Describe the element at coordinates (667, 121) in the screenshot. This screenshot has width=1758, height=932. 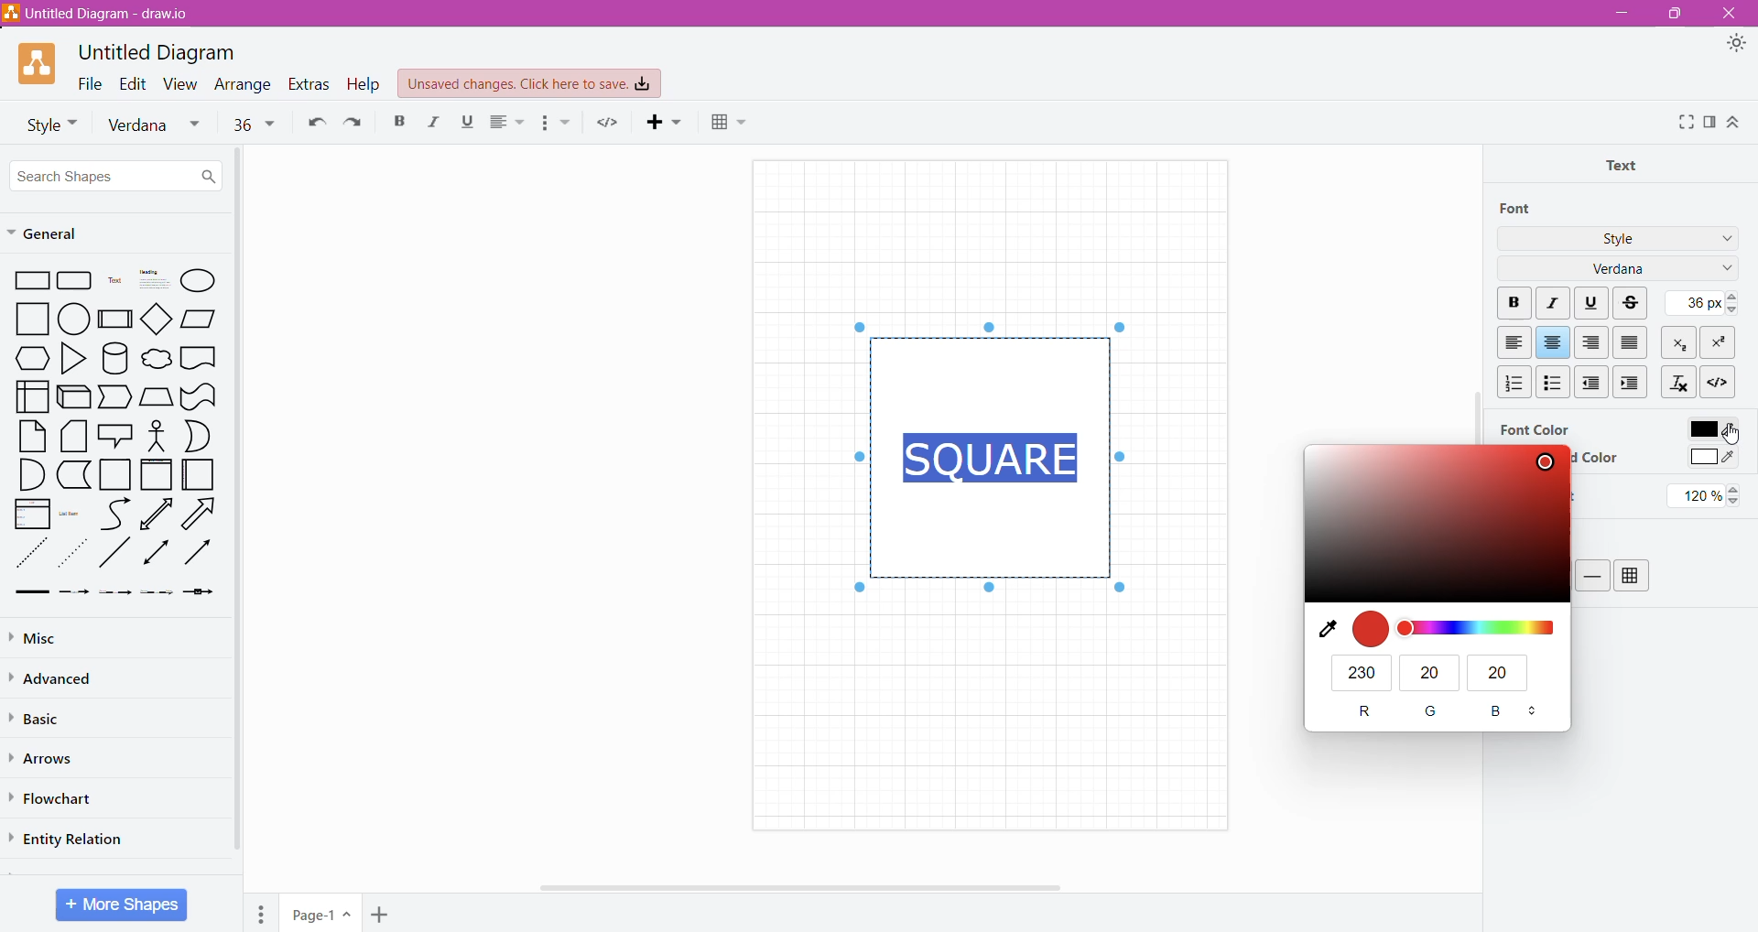
I see `Insert` at that location.